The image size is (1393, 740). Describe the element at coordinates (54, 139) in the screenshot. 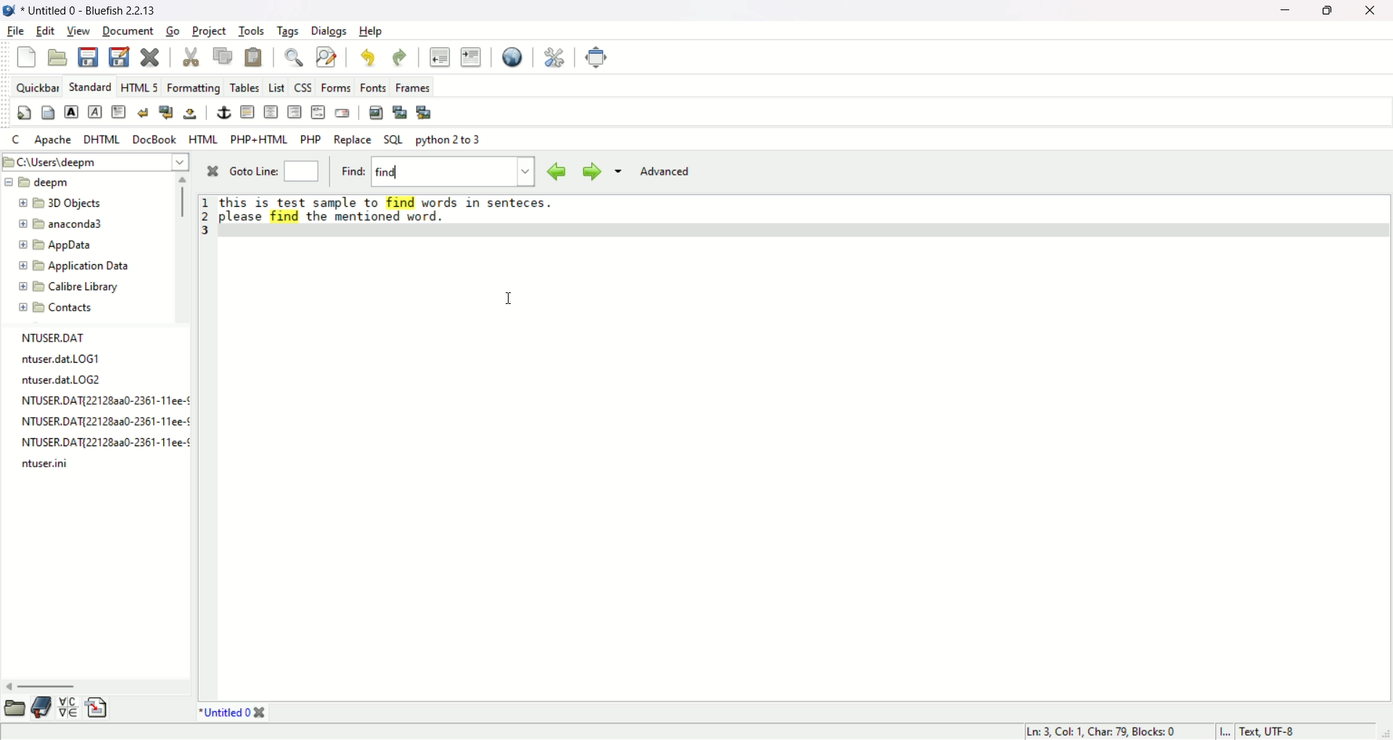

I see `apache` at that location.